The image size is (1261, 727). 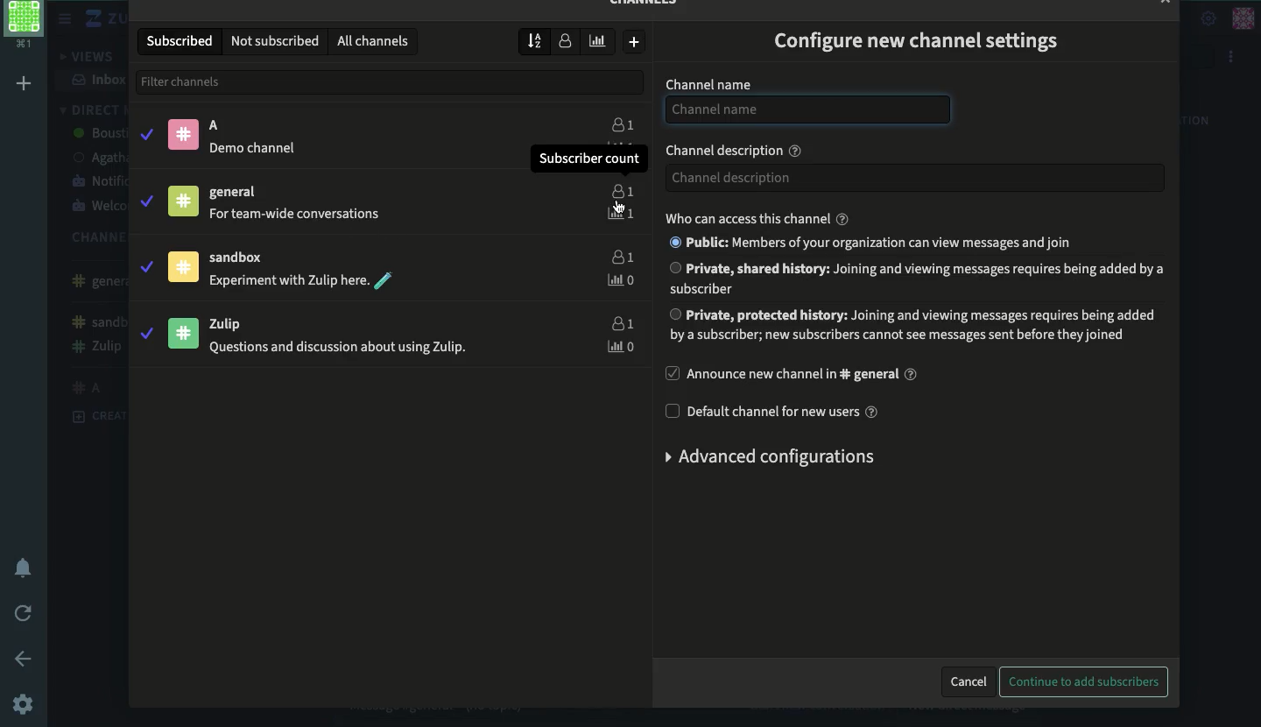 I want to click on channel name, so click(x=713, y=87).